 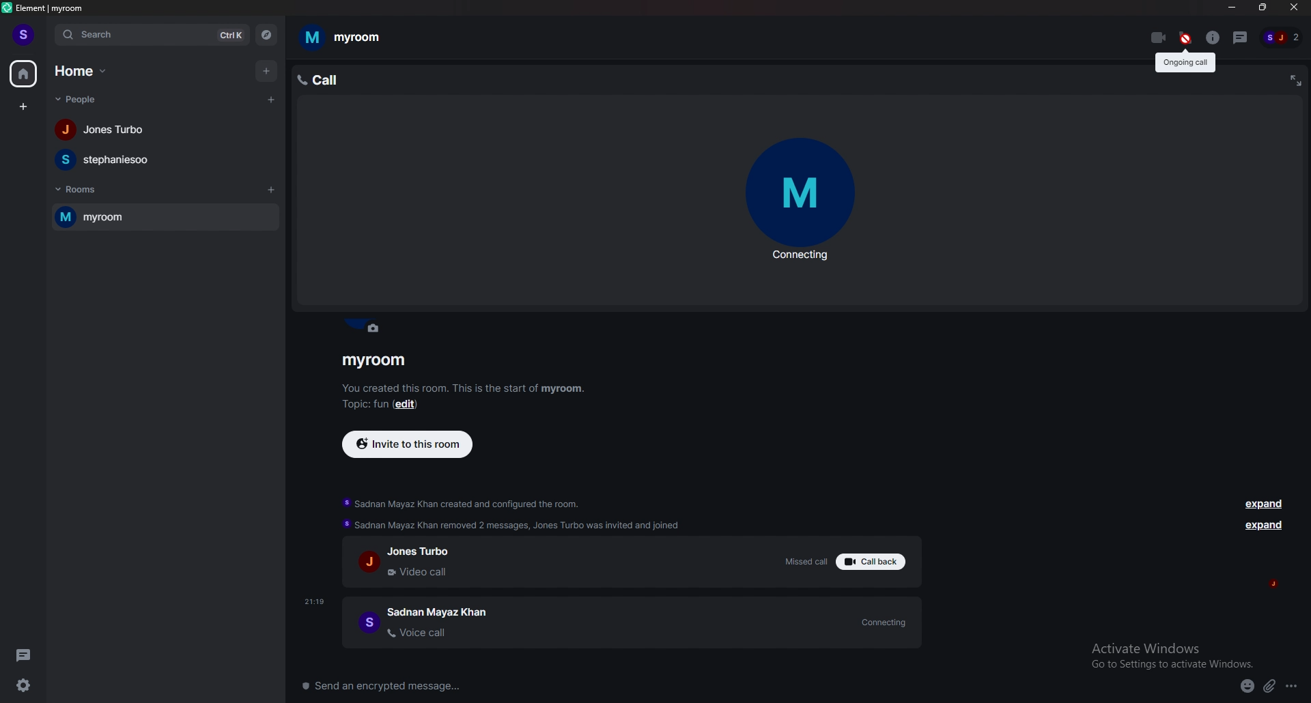 I want to click on add, so click(x=265, y=70).